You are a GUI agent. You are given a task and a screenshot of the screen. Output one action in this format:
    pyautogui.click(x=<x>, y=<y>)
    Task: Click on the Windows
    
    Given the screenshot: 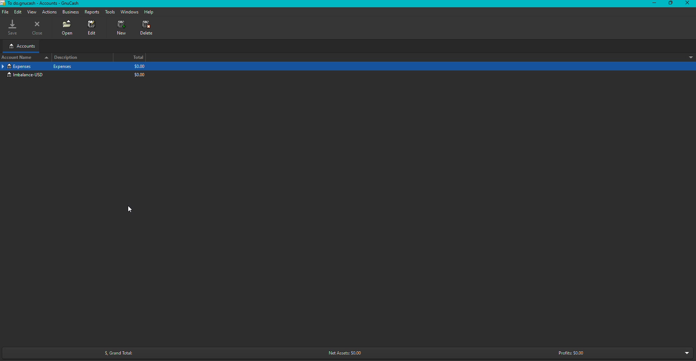 What is the action you would take?
    pyautogui.click(x=129, y=12)
    